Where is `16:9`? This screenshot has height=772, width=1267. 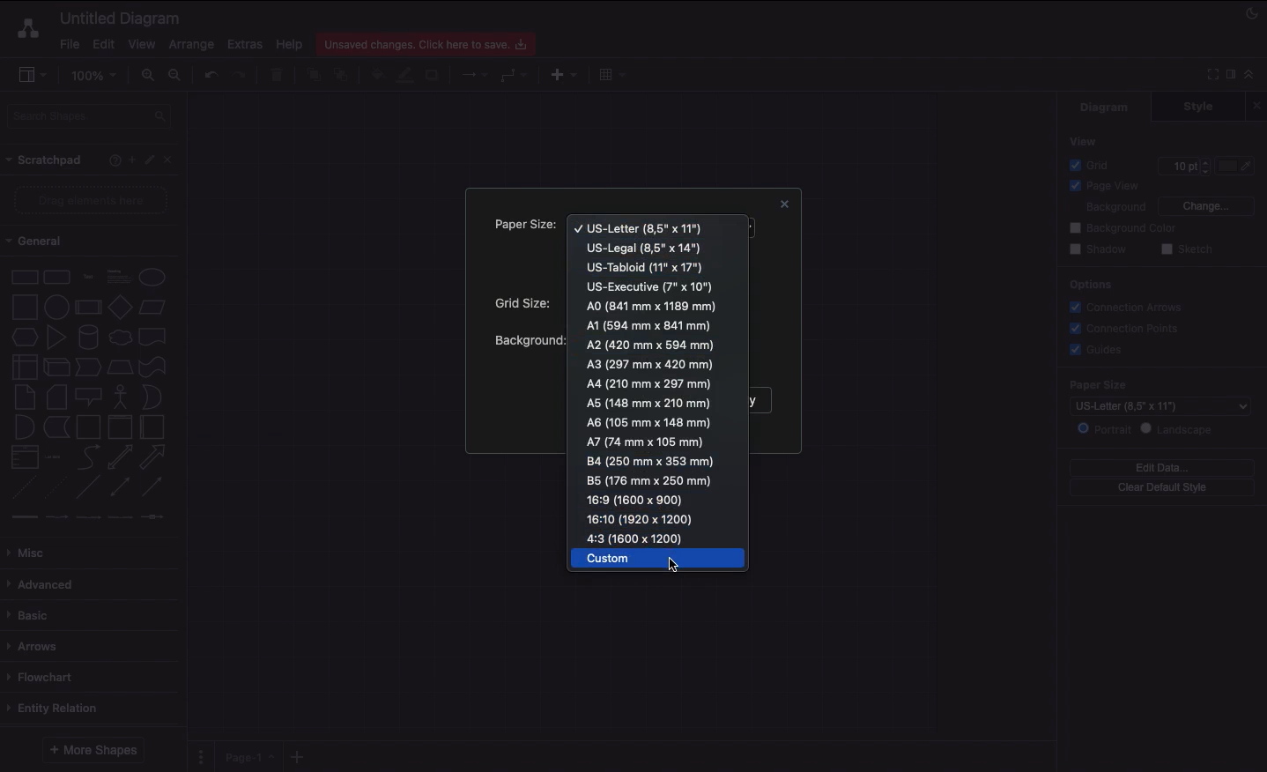
16:9 is located at coordinates (634, 499).